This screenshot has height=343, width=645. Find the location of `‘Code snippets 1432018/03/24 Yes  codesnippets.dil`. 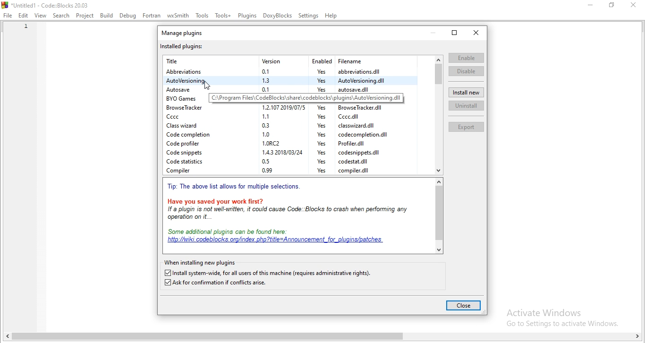

‘Code snippets 1432018/03/24 Yes  codesnippets.dil is located at coordinates (276, 153).